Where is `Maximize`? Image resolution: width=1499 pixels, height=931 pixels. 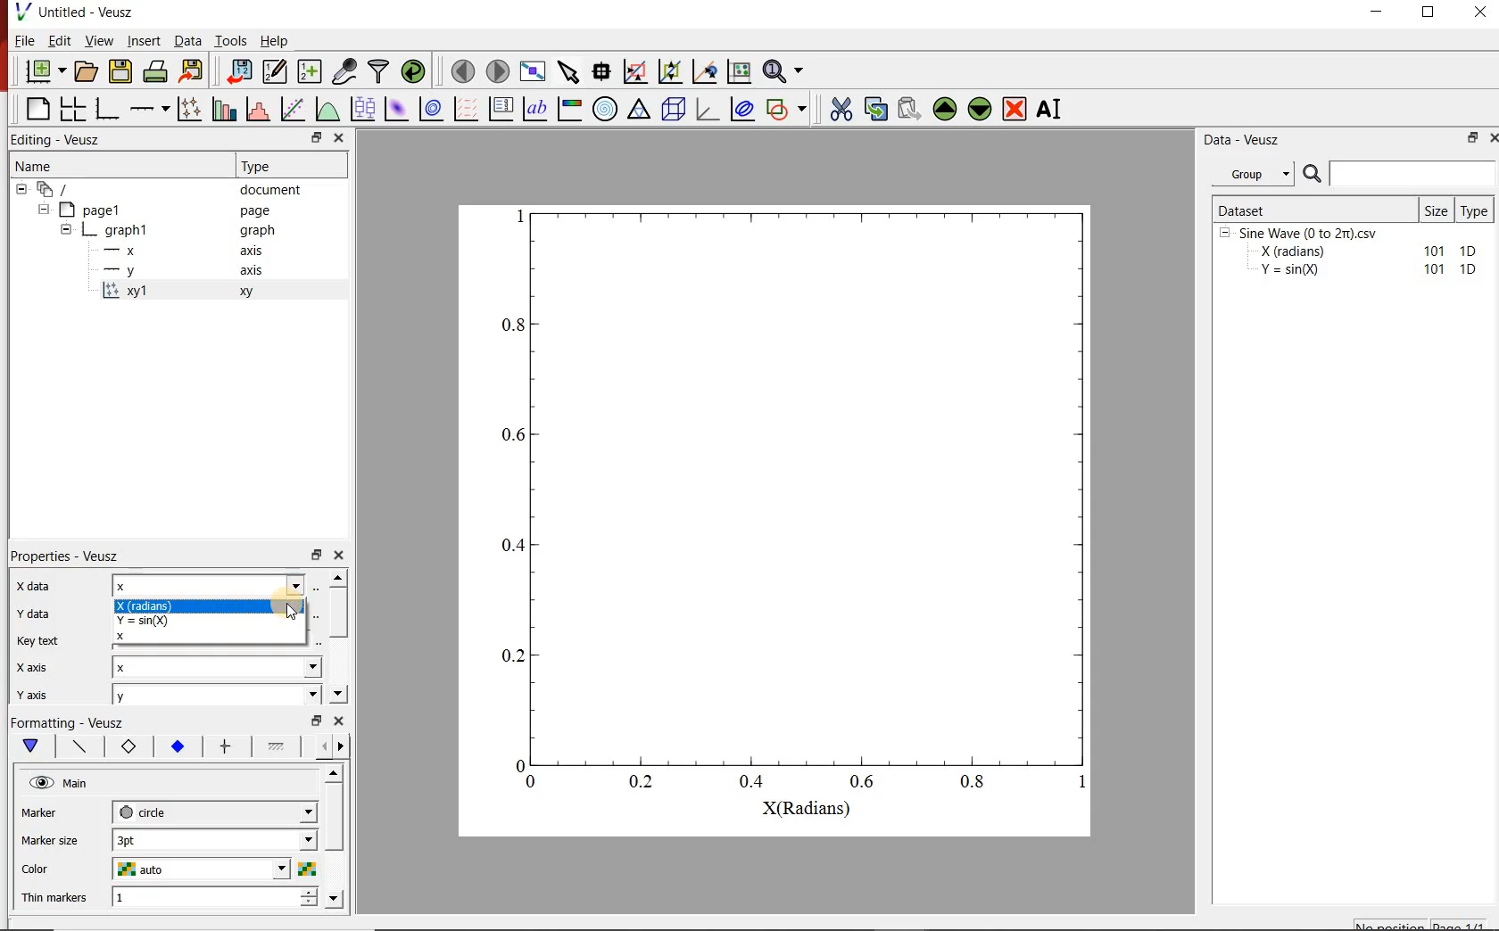 Maximize is located at coordinates (1429, 12).